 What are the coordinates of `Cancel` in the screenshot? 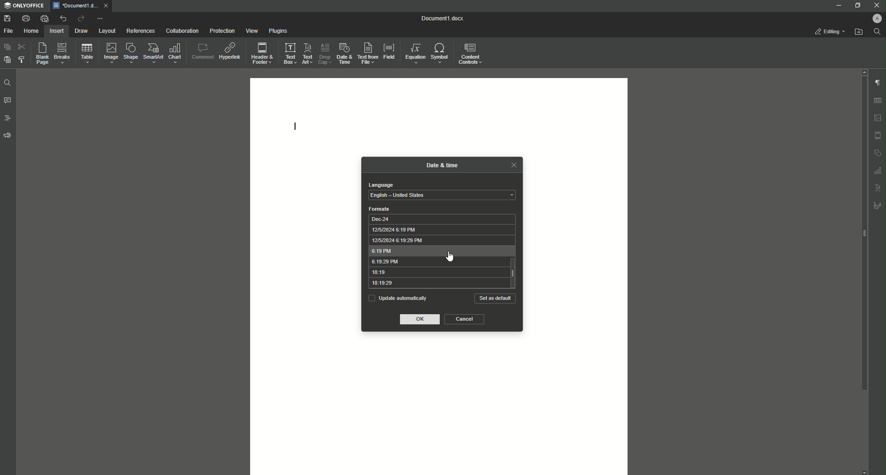 It's located at (465, 319).